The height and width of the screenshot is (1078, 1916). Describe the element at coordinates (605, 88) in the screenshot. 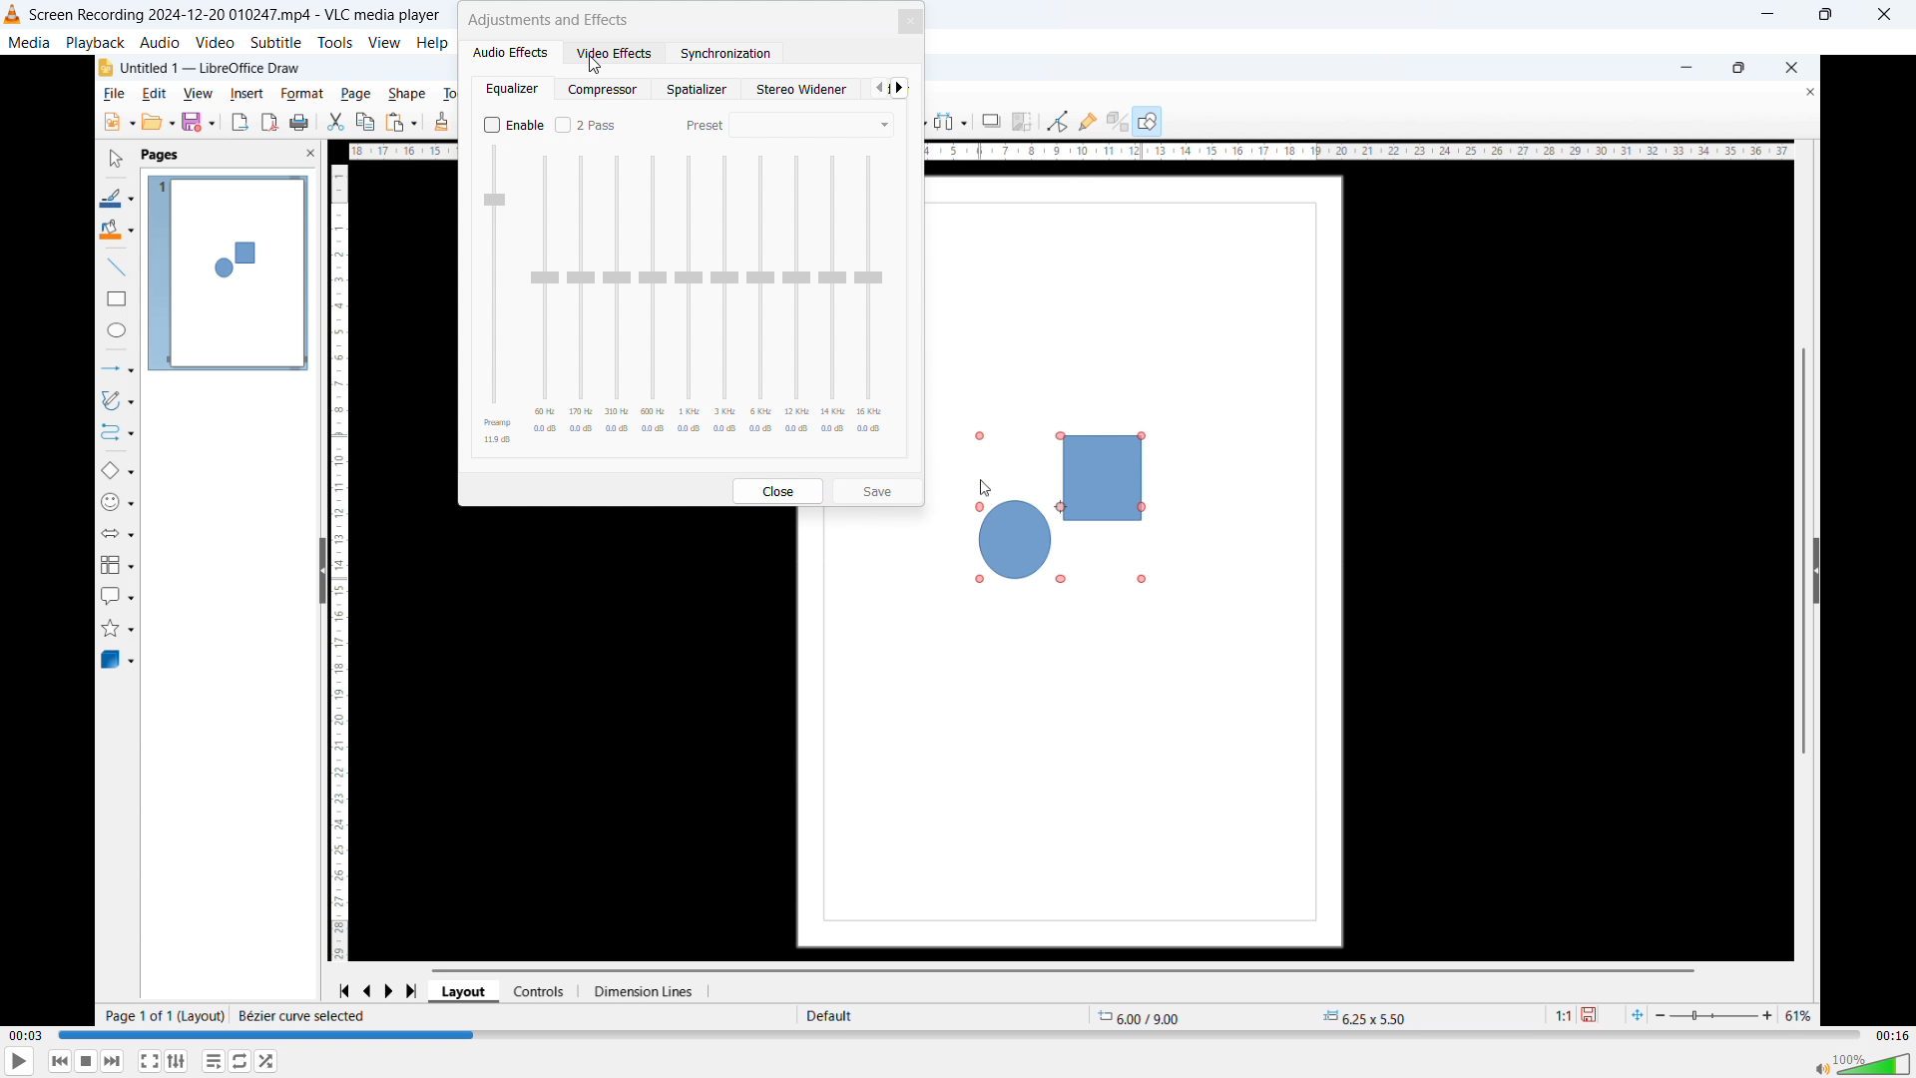

I see `Compressor ` at that location.